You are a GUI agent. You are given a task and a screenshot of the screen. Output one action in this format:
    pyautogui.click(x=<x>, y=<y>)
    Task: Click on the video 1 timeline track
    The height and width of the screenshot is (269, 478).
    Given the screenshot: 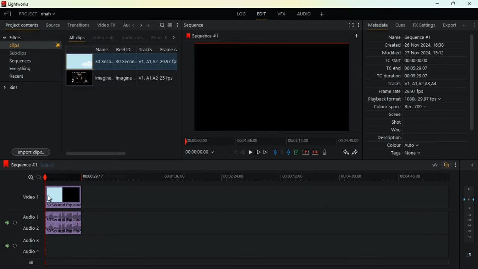 What is the action you would take?
    pyautogui.click(x=269, y=197)
    